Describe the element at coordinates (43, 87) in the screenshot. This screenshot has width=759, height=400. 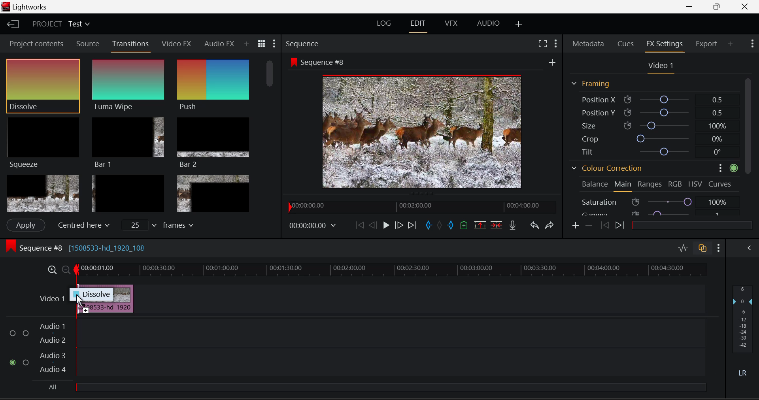
I see `Cursor MOUSE_DOWN on Dissolve` at that location.